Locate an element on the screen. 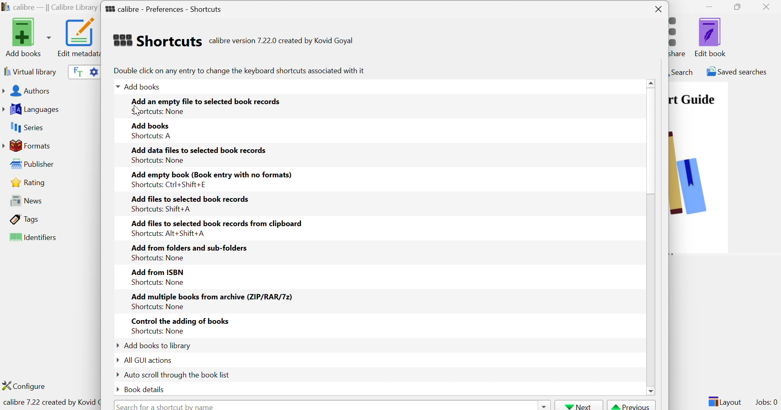 The image size is (781, 410). Edit metadata is located at coordinates (78, 37).